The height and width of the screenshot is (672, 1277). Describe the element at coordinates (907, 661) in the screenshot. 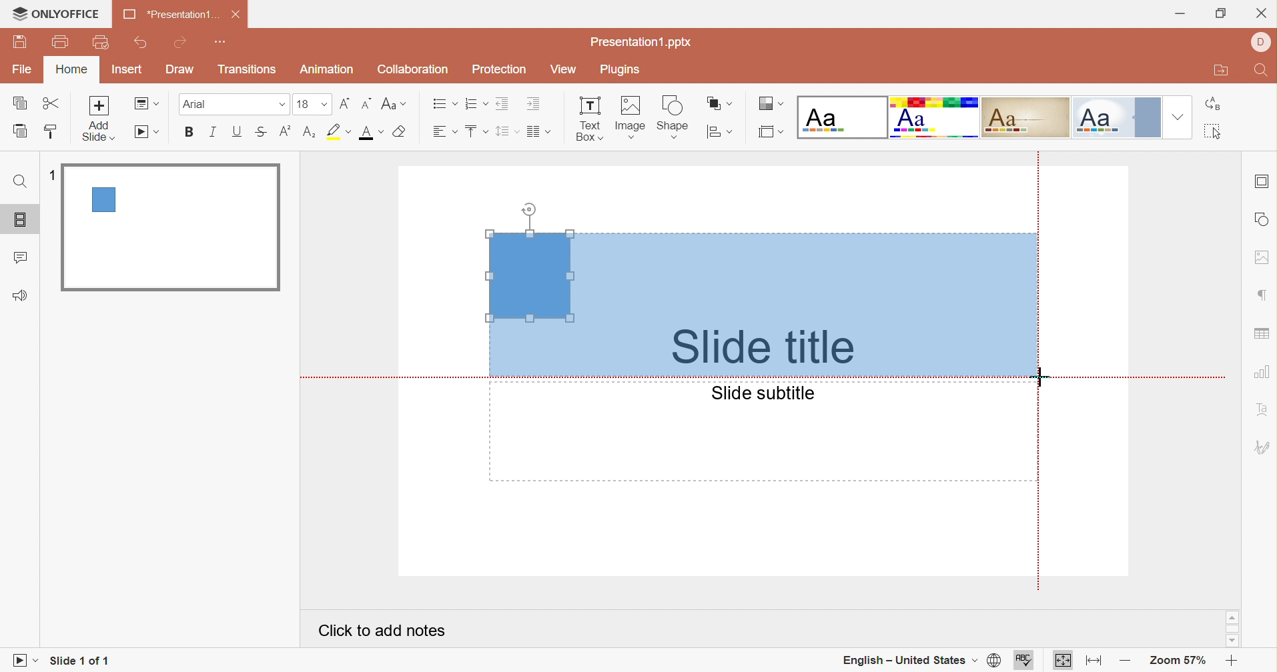

I see `English - United States` at that location.